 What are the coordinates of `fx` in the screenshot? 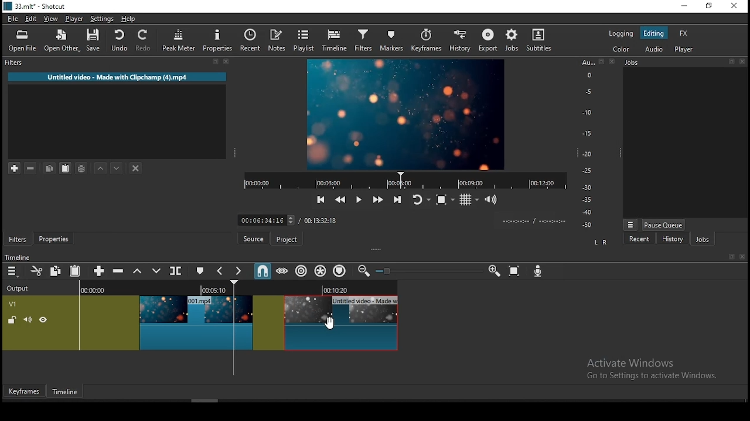 It's located at (684, 34).